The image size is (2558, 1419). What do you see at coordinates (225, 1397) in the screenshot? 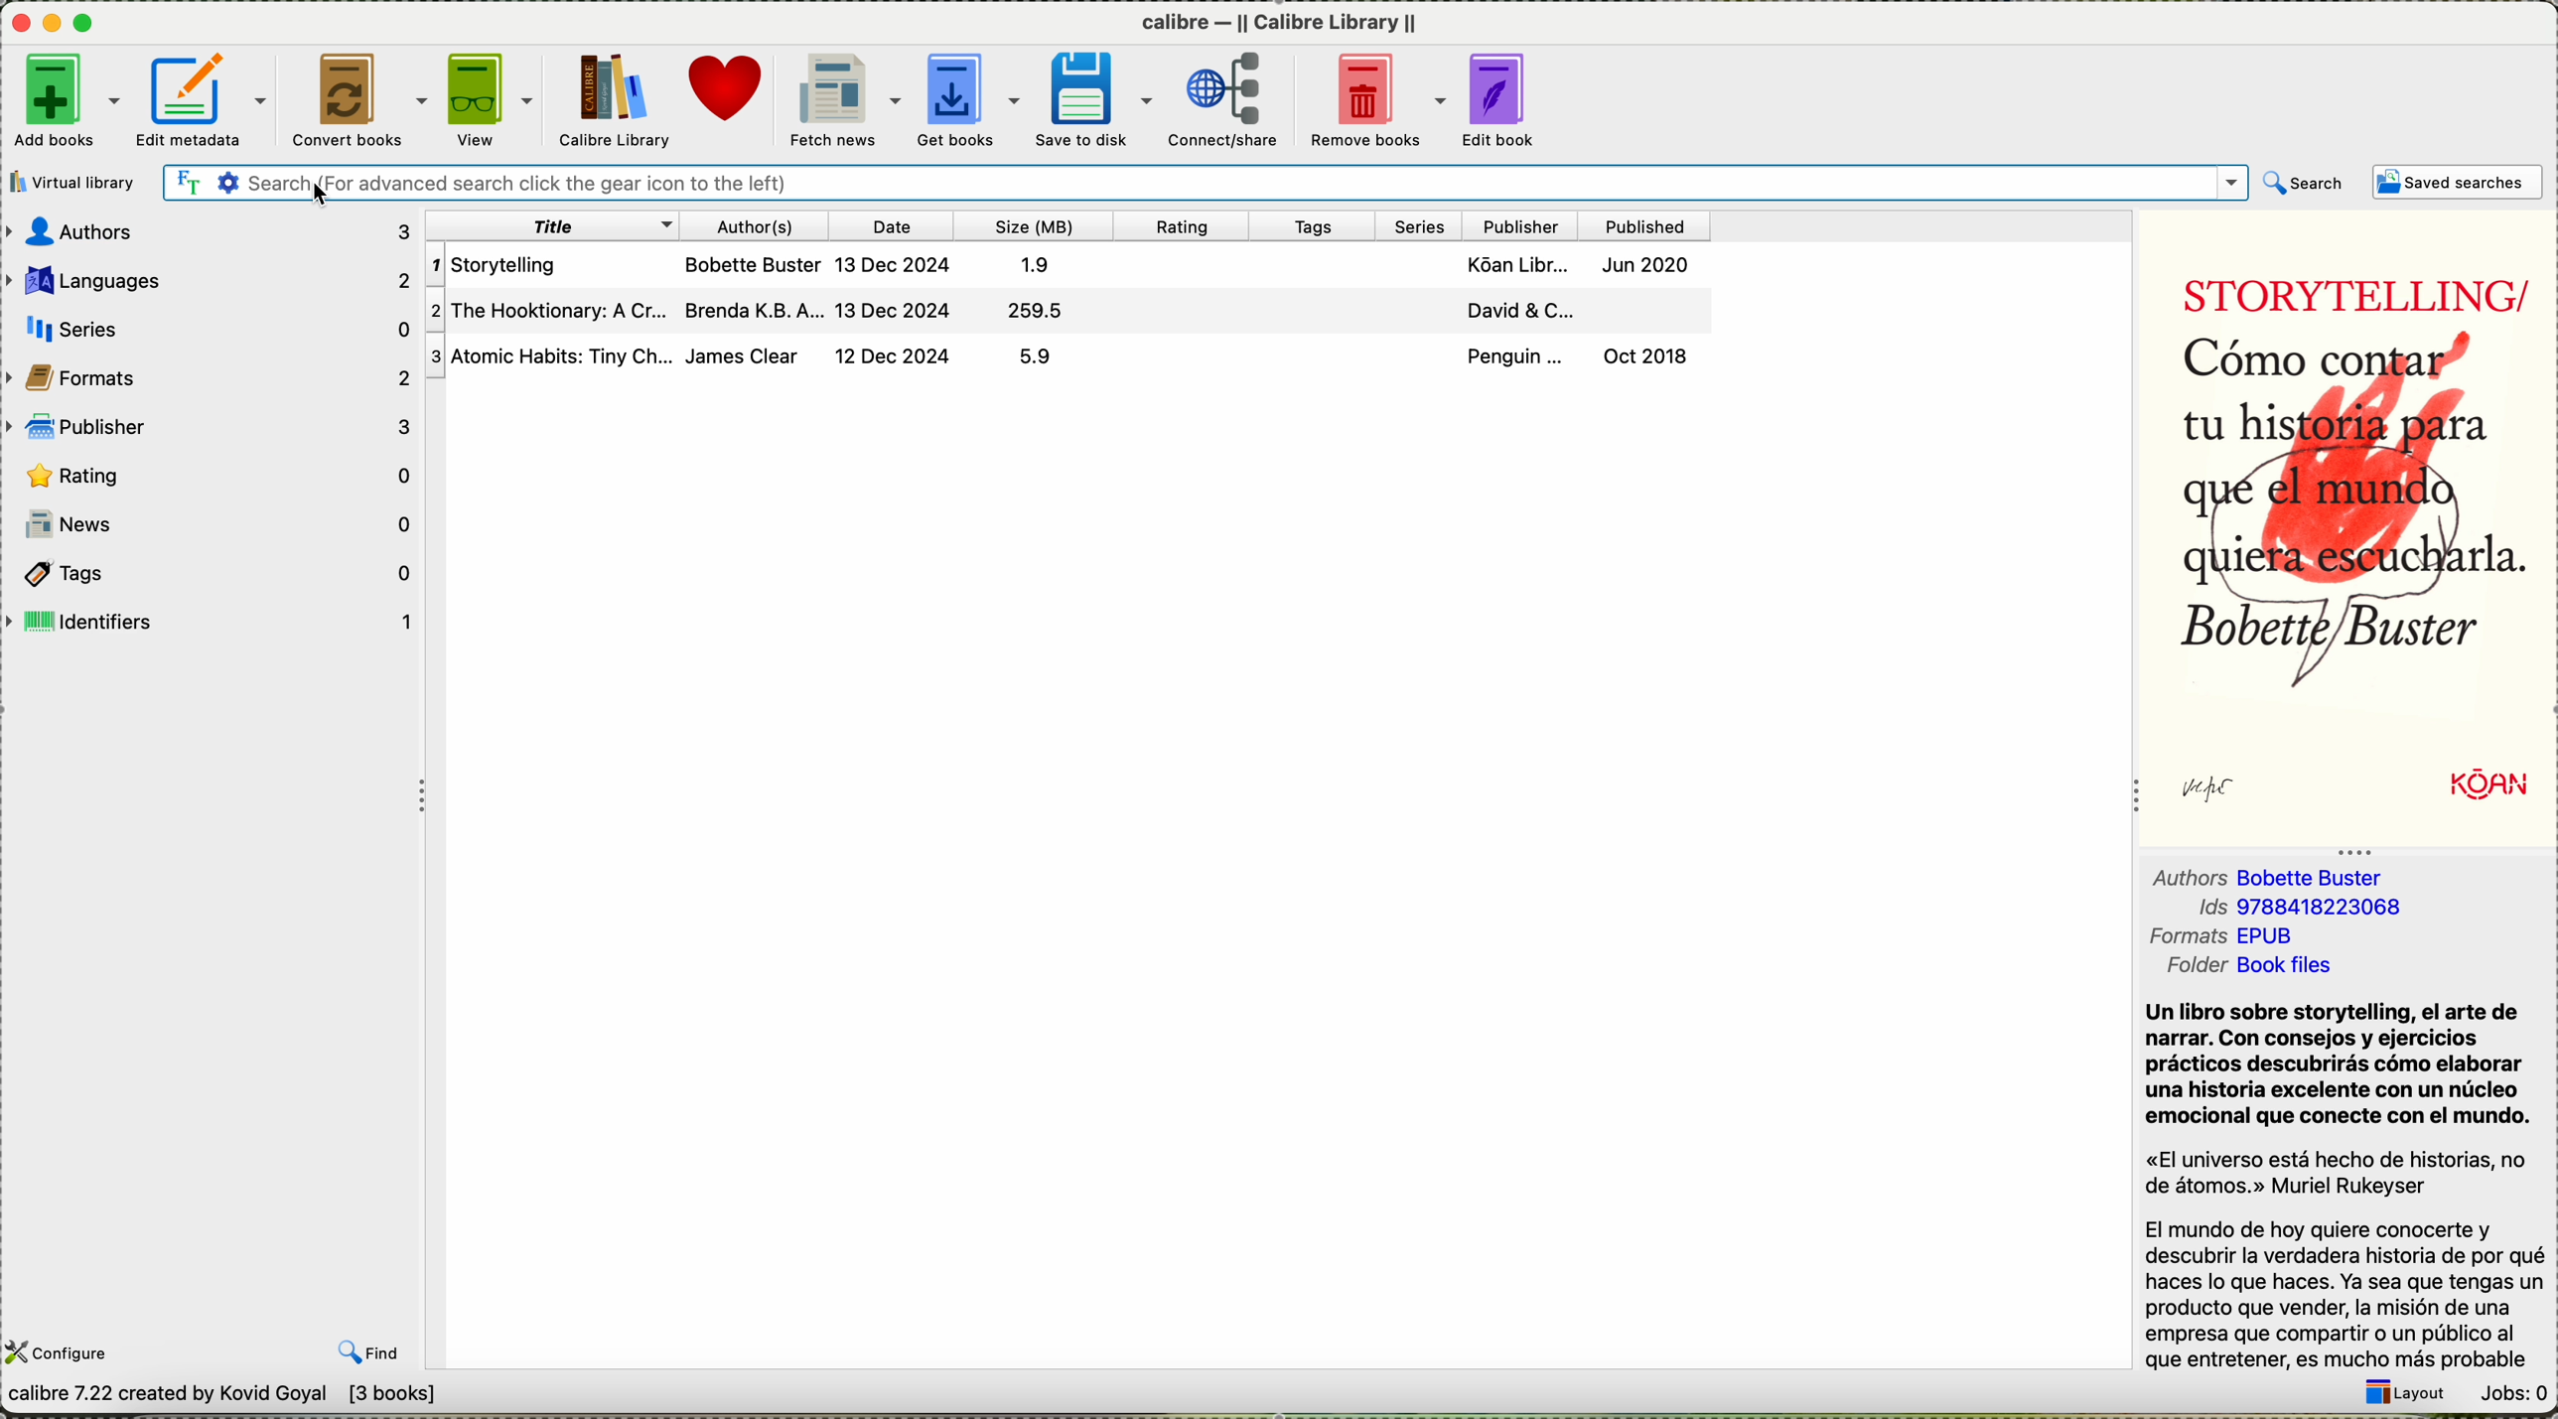
I see `calibre 7.22 created by Kovid Goyal [3 books]` at bounding box center [225, 1397].